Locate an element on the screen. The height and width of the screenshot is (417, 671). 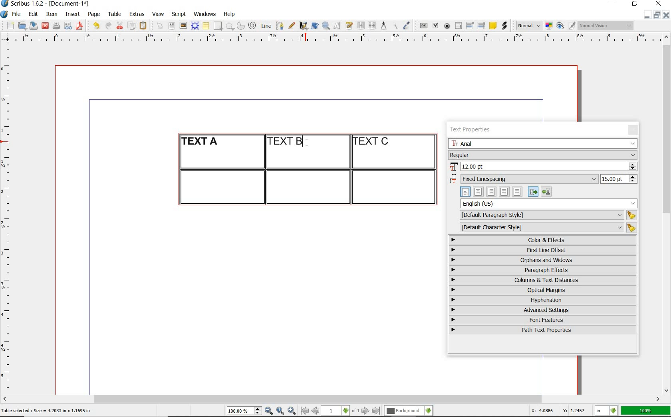
pdf list box is located at coordinates (482, 26).